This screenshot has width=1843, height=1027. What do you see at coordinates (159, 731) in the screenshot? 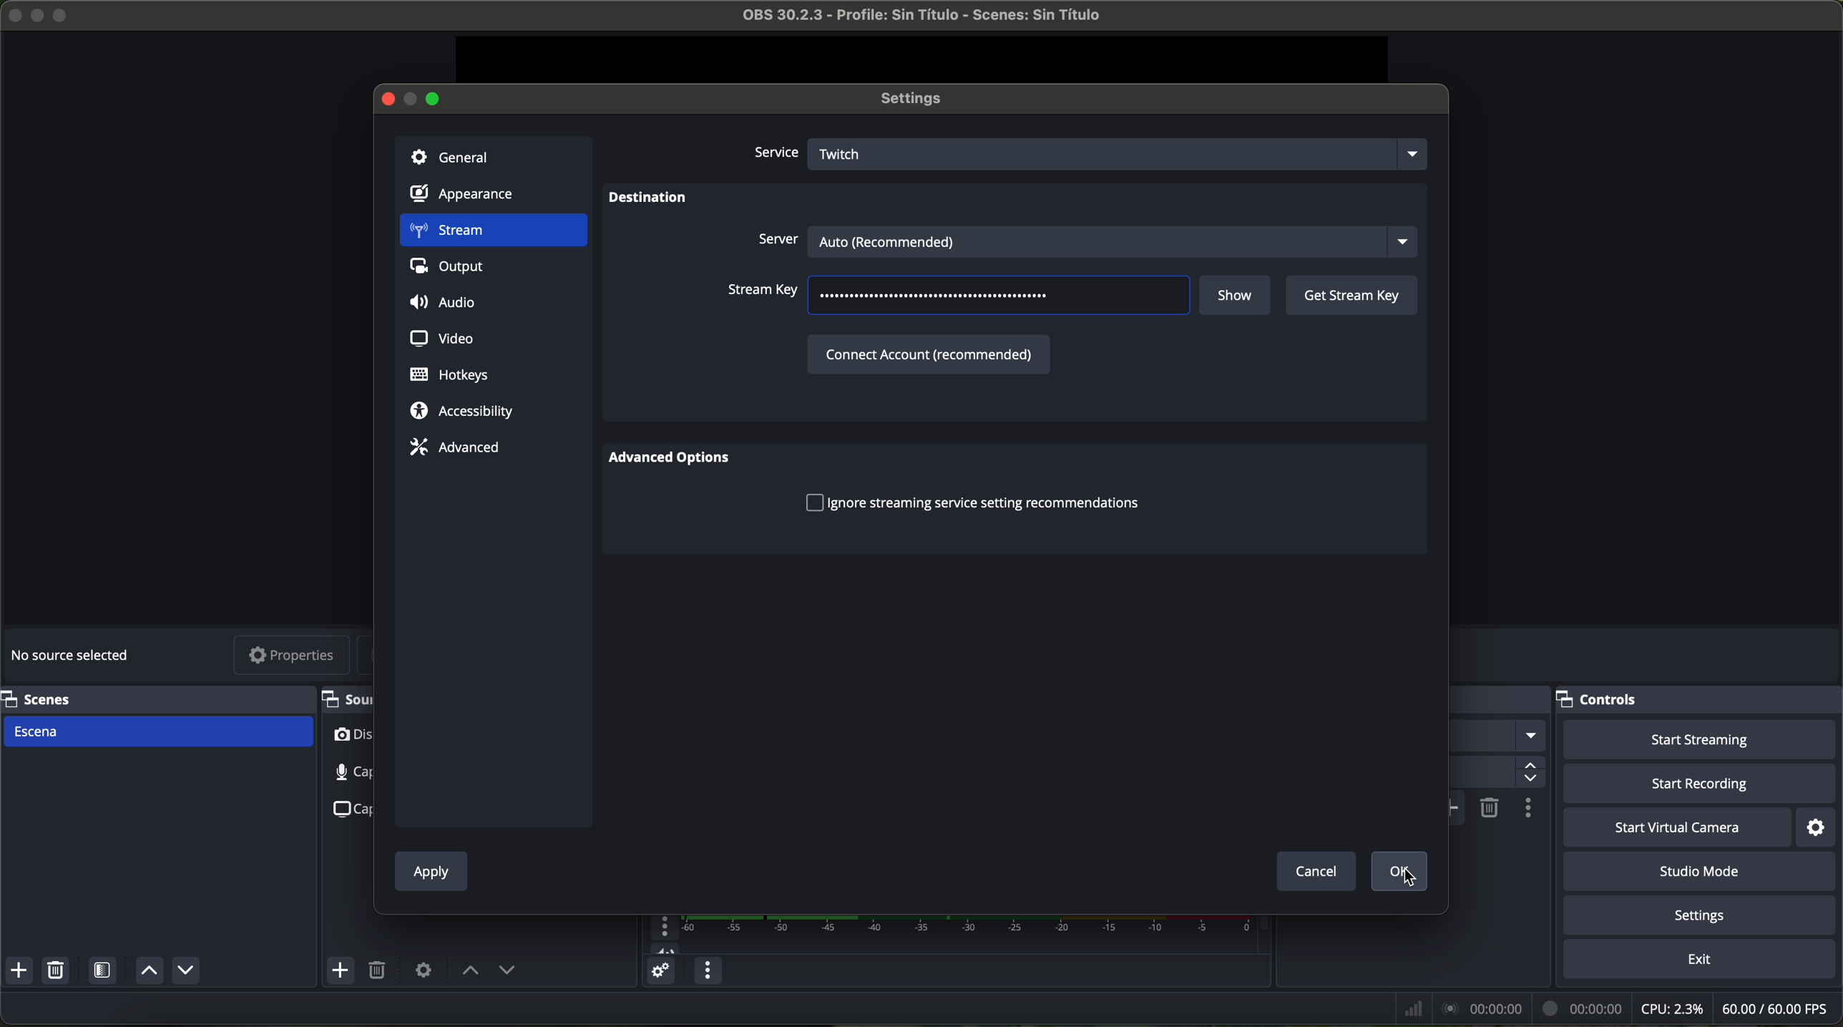
I see `scene` at bounding box center [159, 731].